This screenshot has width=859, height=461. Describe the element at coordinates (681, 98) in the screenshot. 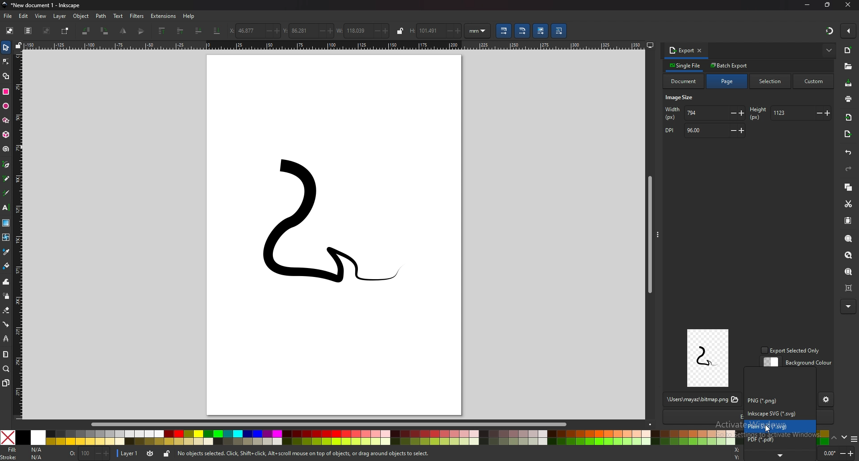

I see `image size` at that location.